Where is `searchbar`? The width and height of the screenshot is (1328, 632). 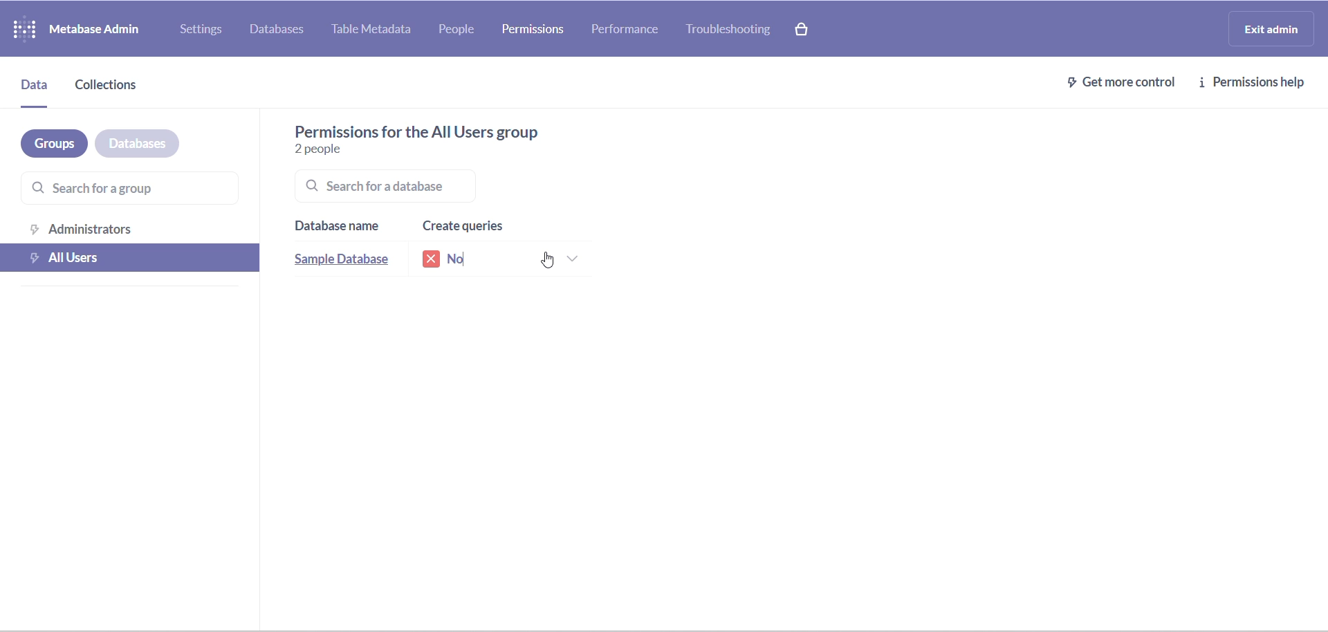 searchbar is located at coordinates (413, 185).